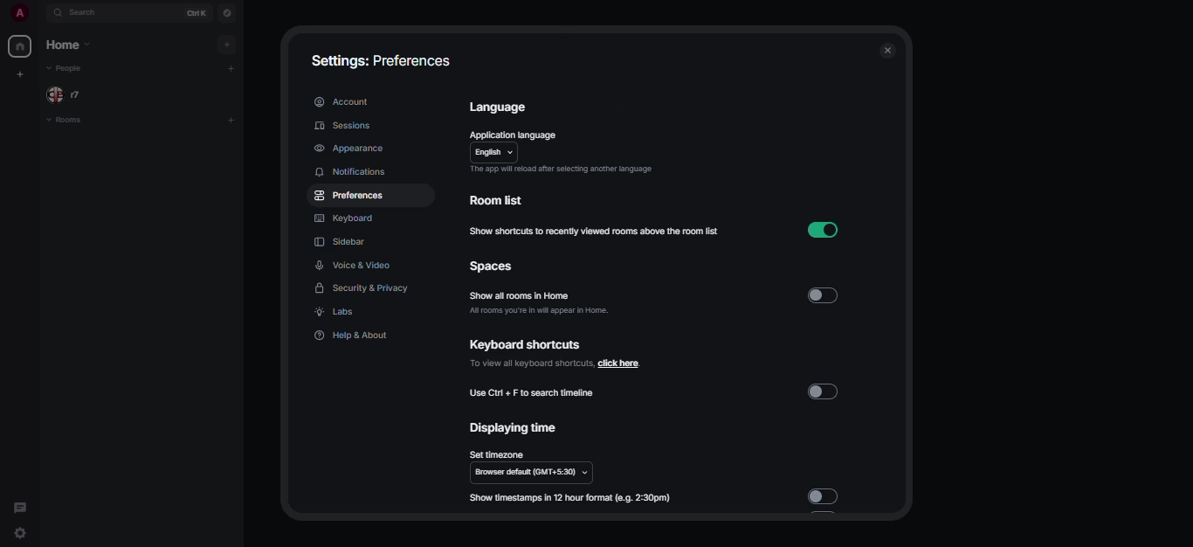  I want to click on app will reload, so click(562, 170).